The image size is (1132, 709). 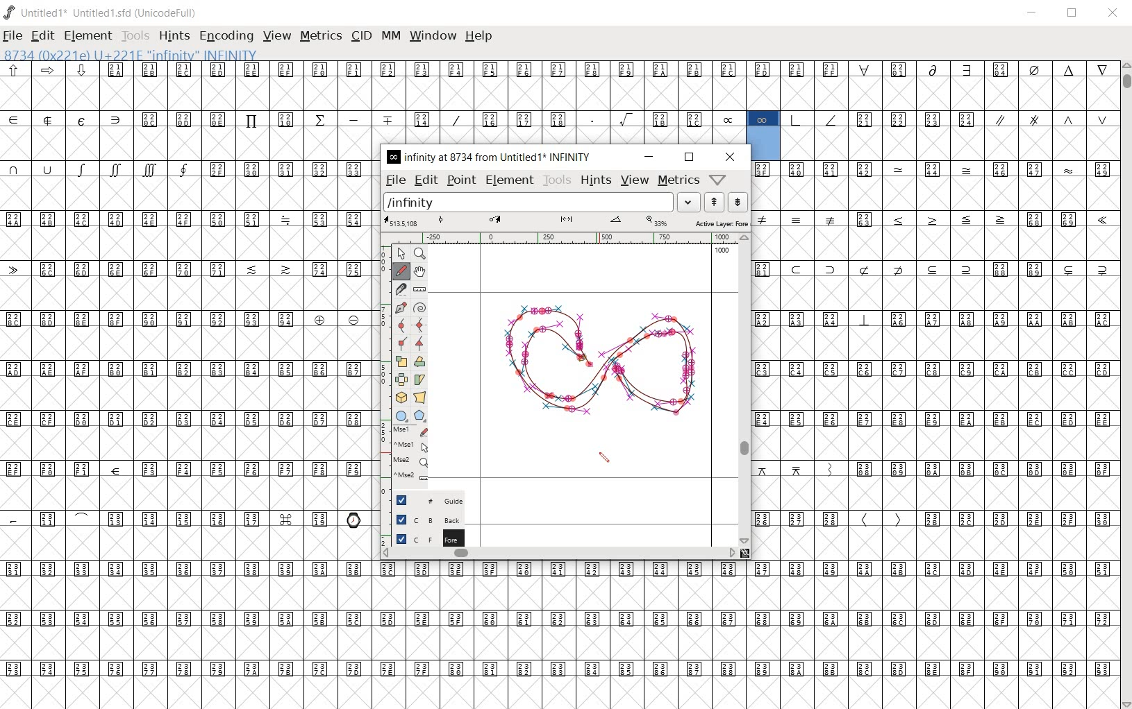 What do you see at coordinates (356, 518) in the screenshot?
I see `emojis` at bounding box center [356, 518].